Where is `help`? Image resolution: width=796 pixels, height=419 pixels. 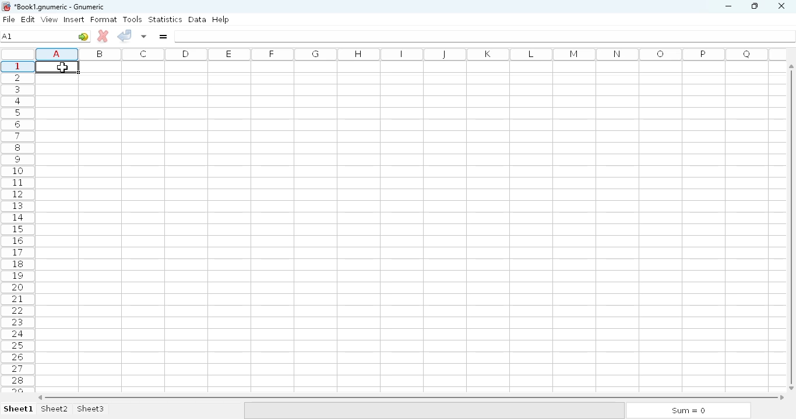
help is located at coordinates (220, 20).